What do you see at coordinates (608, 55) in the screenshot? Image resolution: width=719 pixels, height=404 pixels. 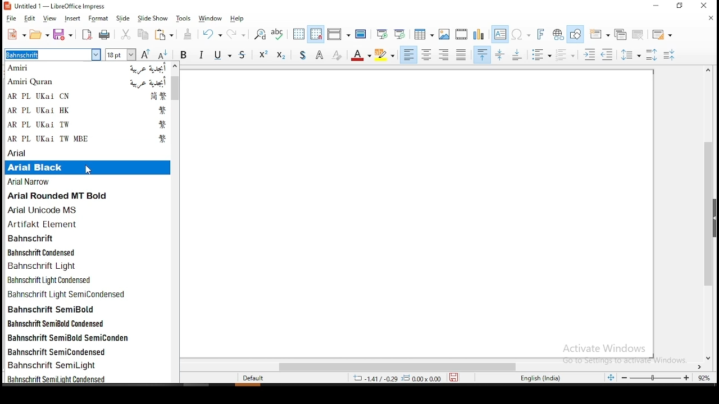 I see `decrease indent` at bounding box center [608, 55].